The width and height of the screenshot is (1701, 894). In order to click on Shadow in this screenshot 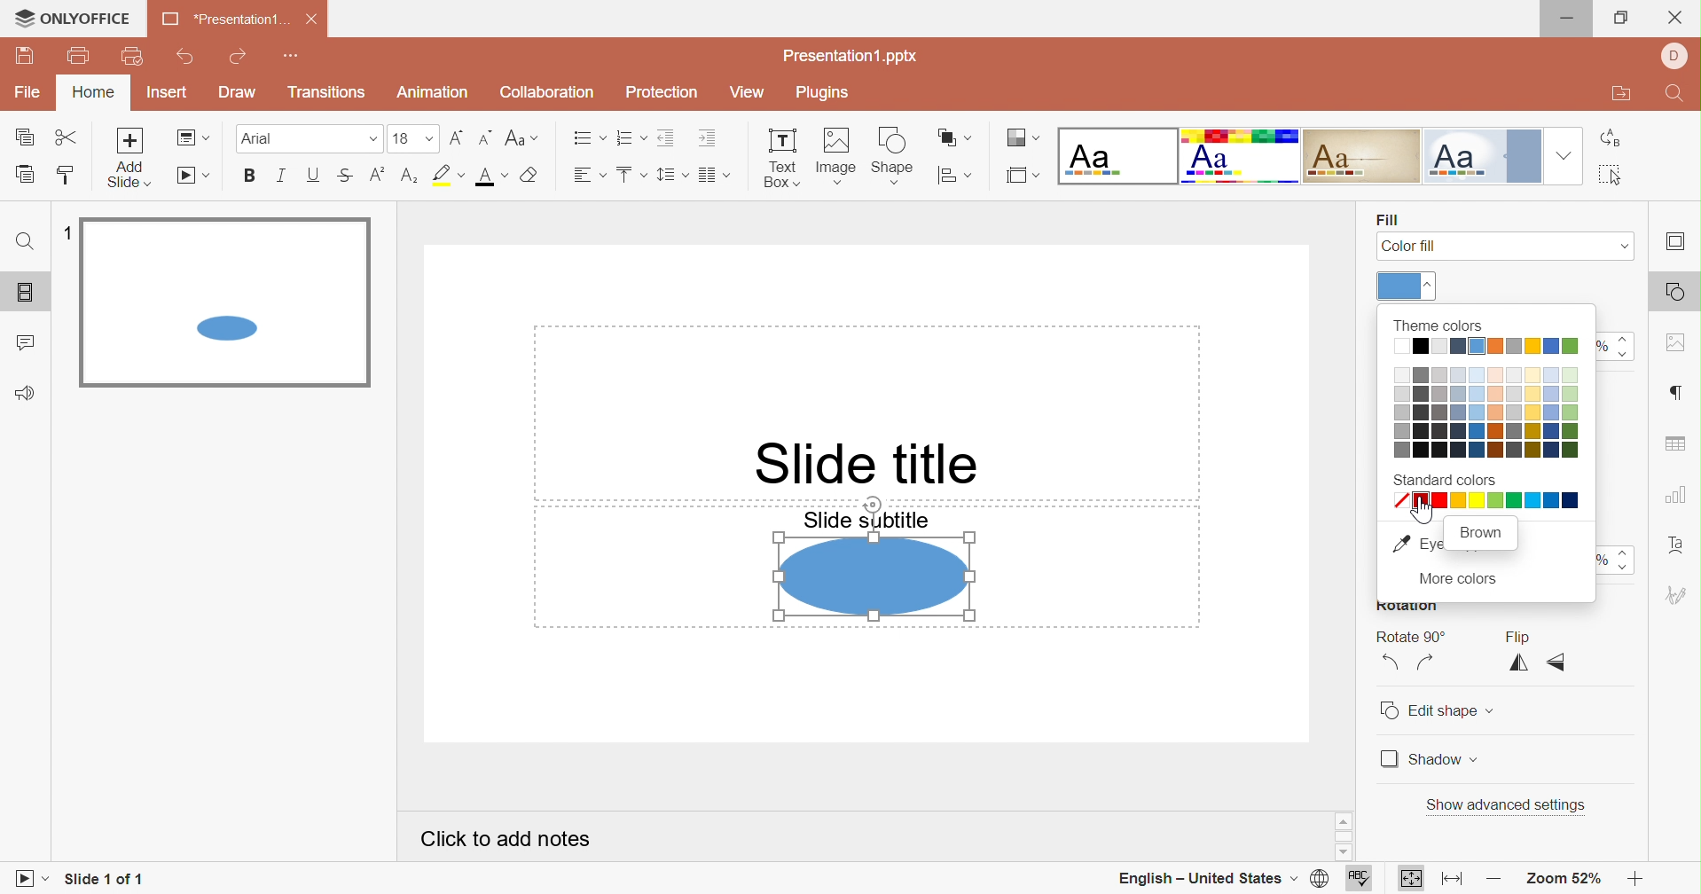, I will do `click(1430, 759)`.